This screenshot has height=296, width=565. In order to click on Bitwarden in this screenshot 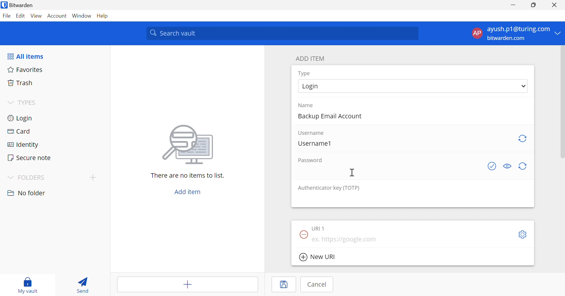, I will do `click(21, 5)`.